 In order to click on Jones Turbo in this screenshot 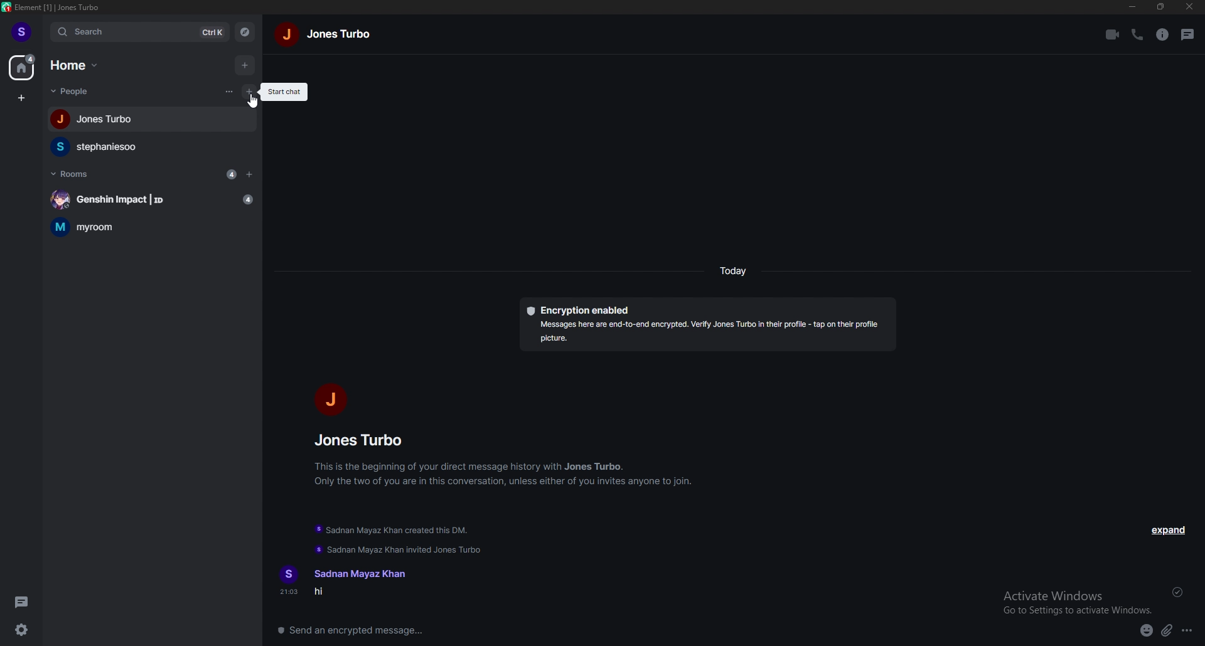, I will do `click(92, 121)`.